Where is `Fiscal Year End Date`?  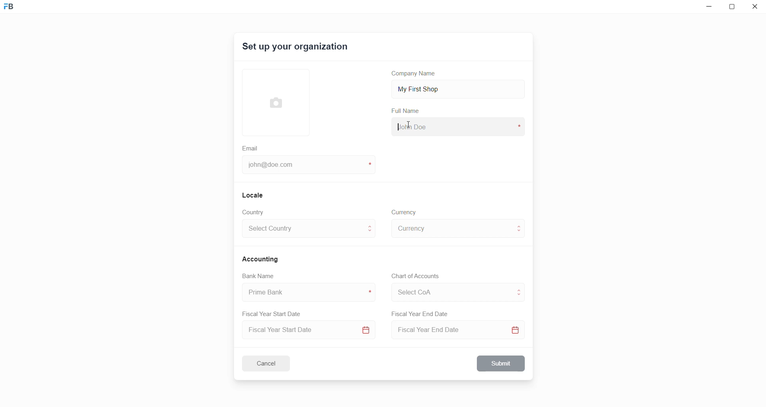
Fiscal Year End Date is located at coordinates (421, 314).